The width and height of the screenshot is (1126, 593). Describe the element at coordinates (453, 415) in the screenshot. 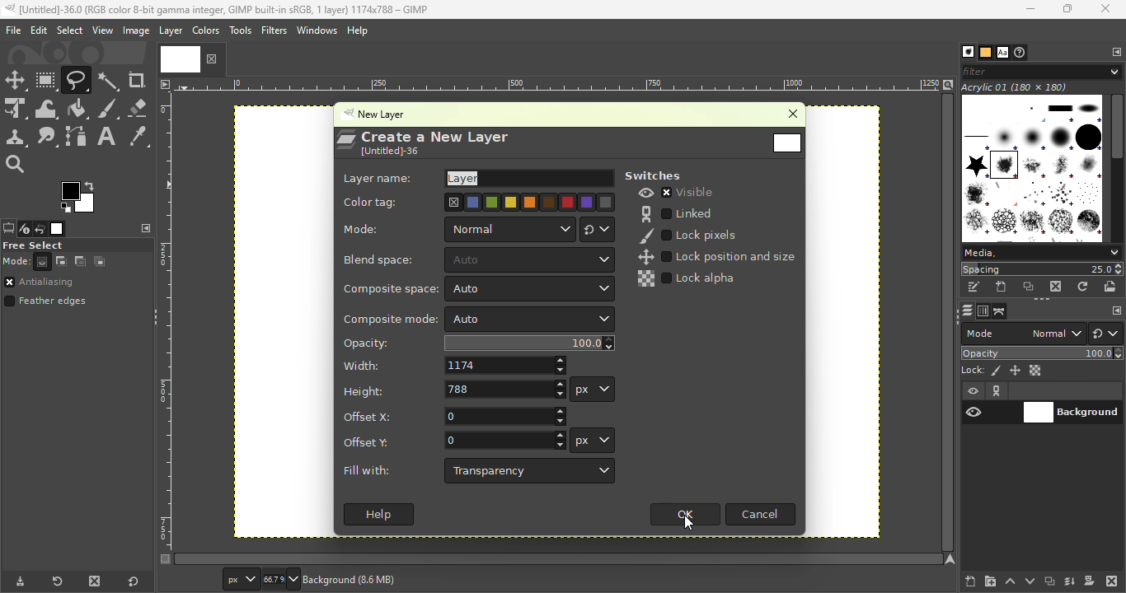

I see `Offset X` at that location.